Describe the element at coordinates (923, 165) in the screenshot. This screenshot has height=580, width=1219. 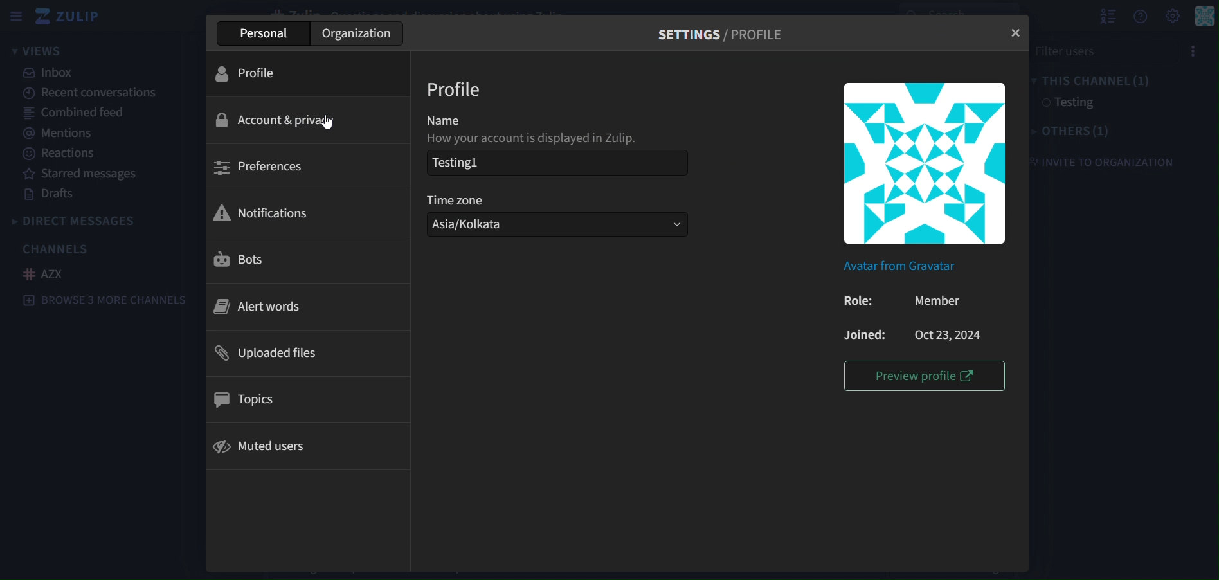
I see `image` at that location.